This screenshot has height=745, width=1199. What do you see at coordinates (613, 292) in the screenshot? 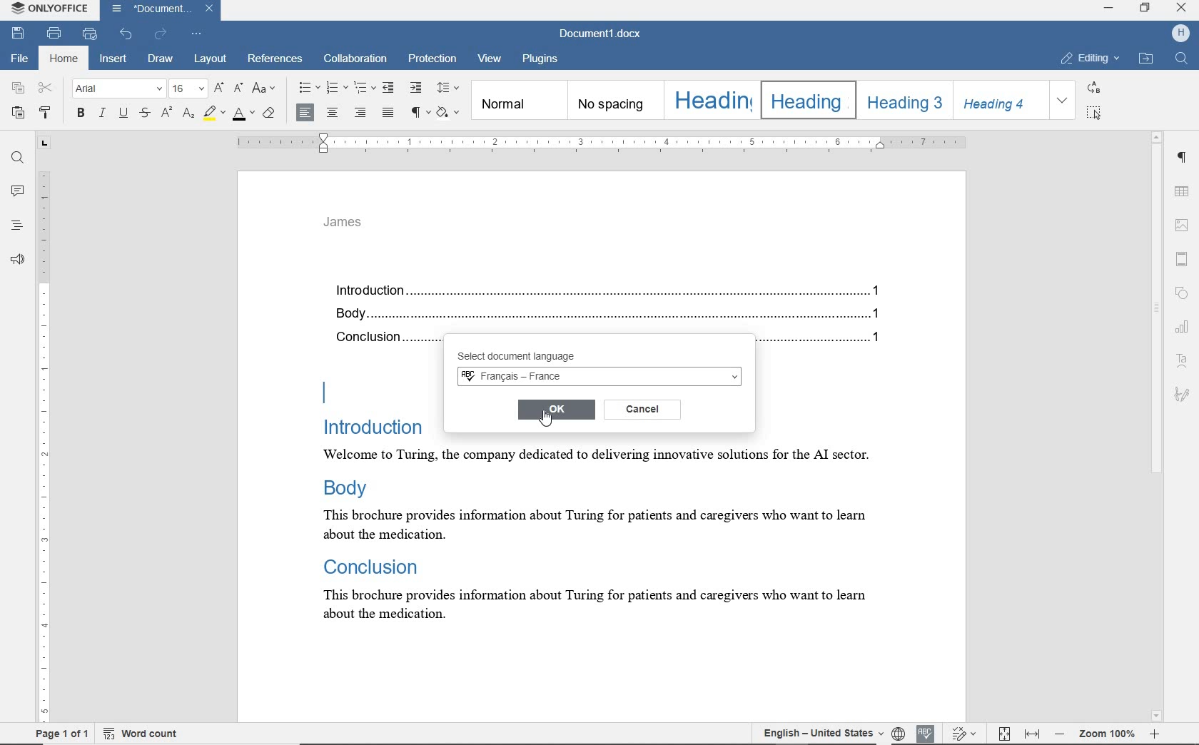
I see `Introduction.......................................................................................................................................1` at bounding box center [613, 292].